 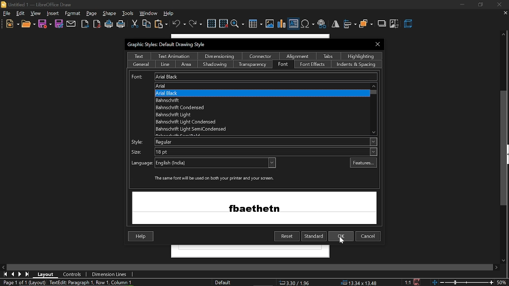 I want to click on redo, so click(x=195, y=24).